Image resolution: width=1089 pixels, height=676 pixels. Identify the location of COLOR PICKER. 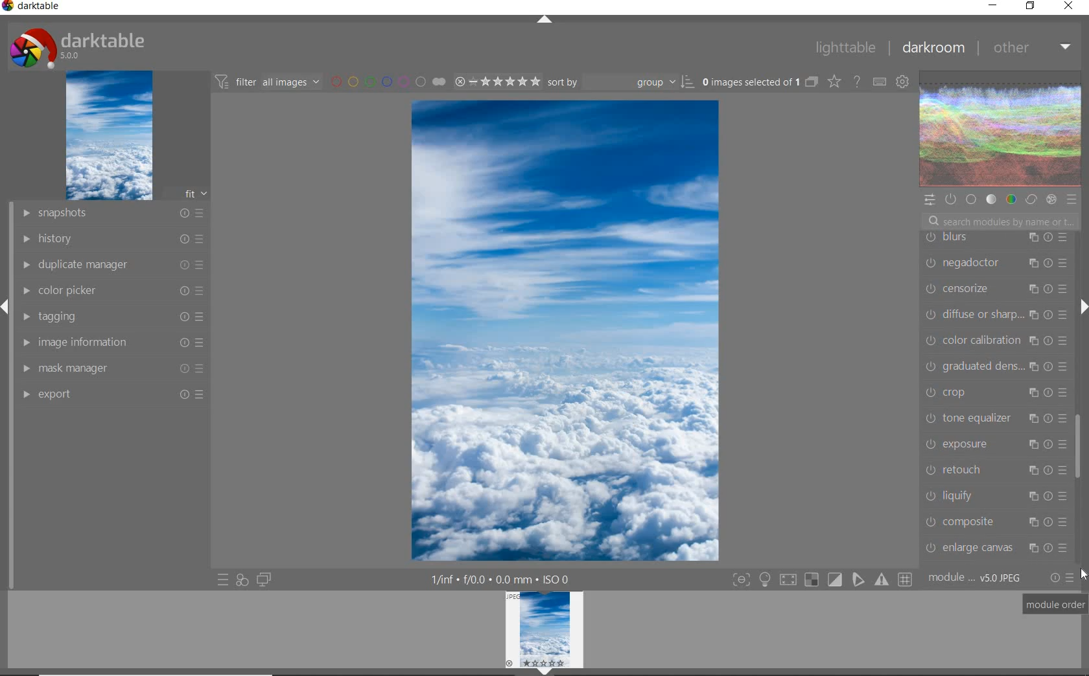
(113, 291).